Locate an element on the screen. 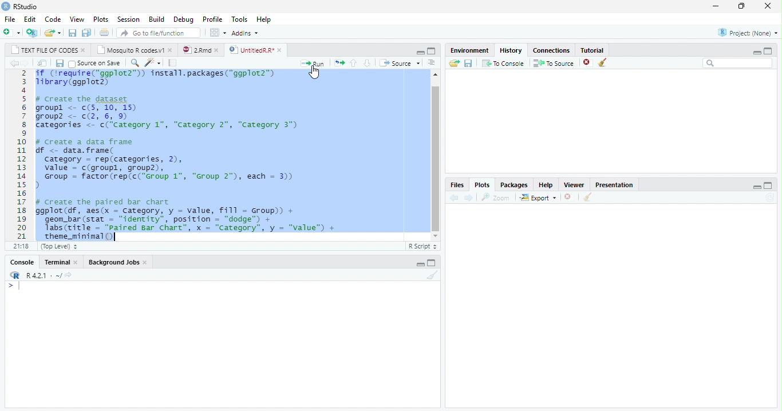  zoom is located at coordinates (496, 197).